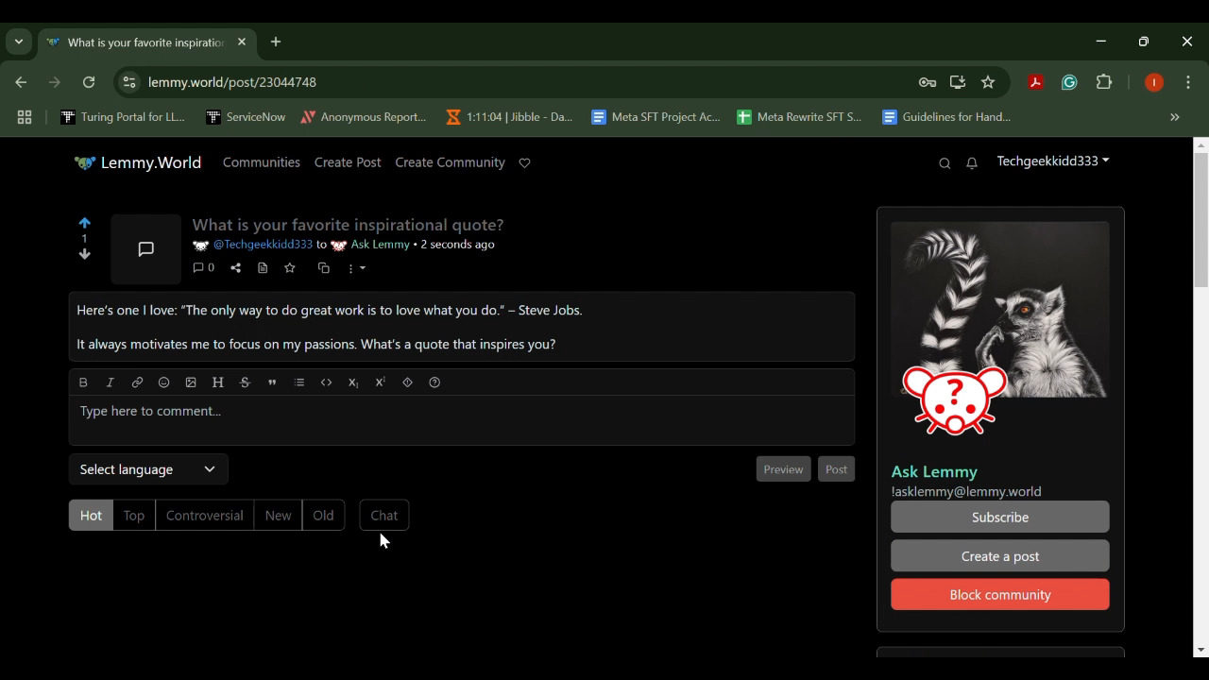 The image size is (1209, 680). What do you see at coordinates (1188, 42) in the screenshot?
I see `Close Window` at bounding box center [1188, 42].